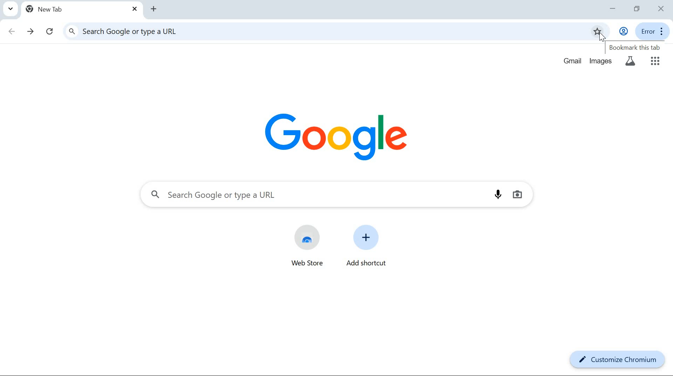  I want to click on user profile, so click(623, 31).